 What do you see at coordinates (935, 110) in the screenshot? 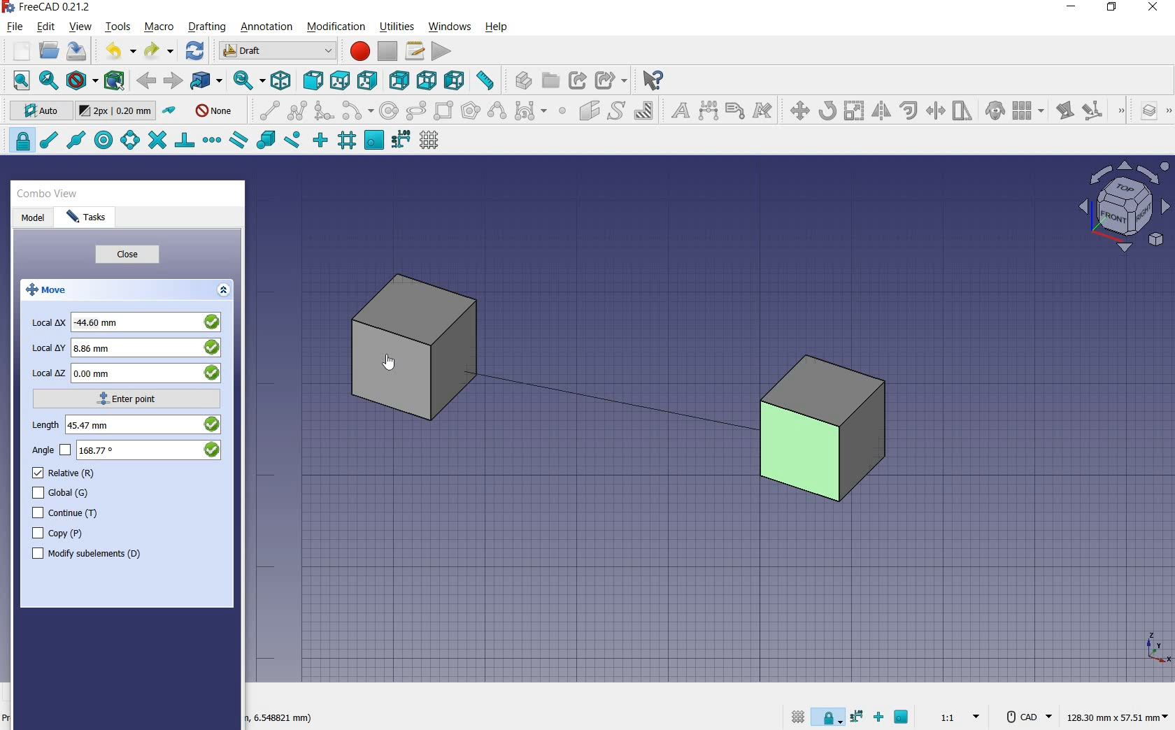
I see `trimex` at bounding box center [935, 110].